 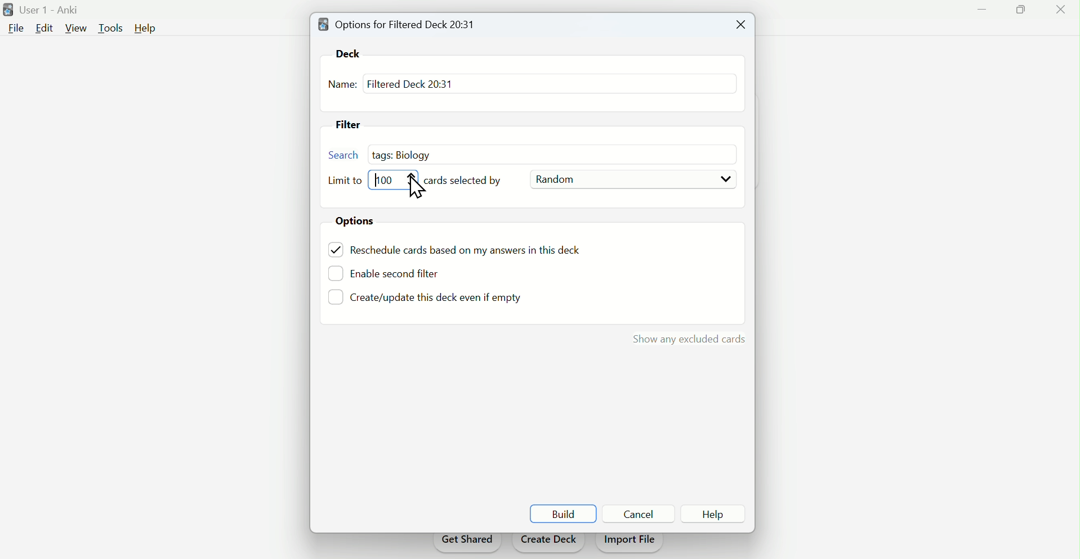 What do you see at coordinates (469, 181) in the screenshot?
I see `Cards selected by` at bounding box center [469, 181].